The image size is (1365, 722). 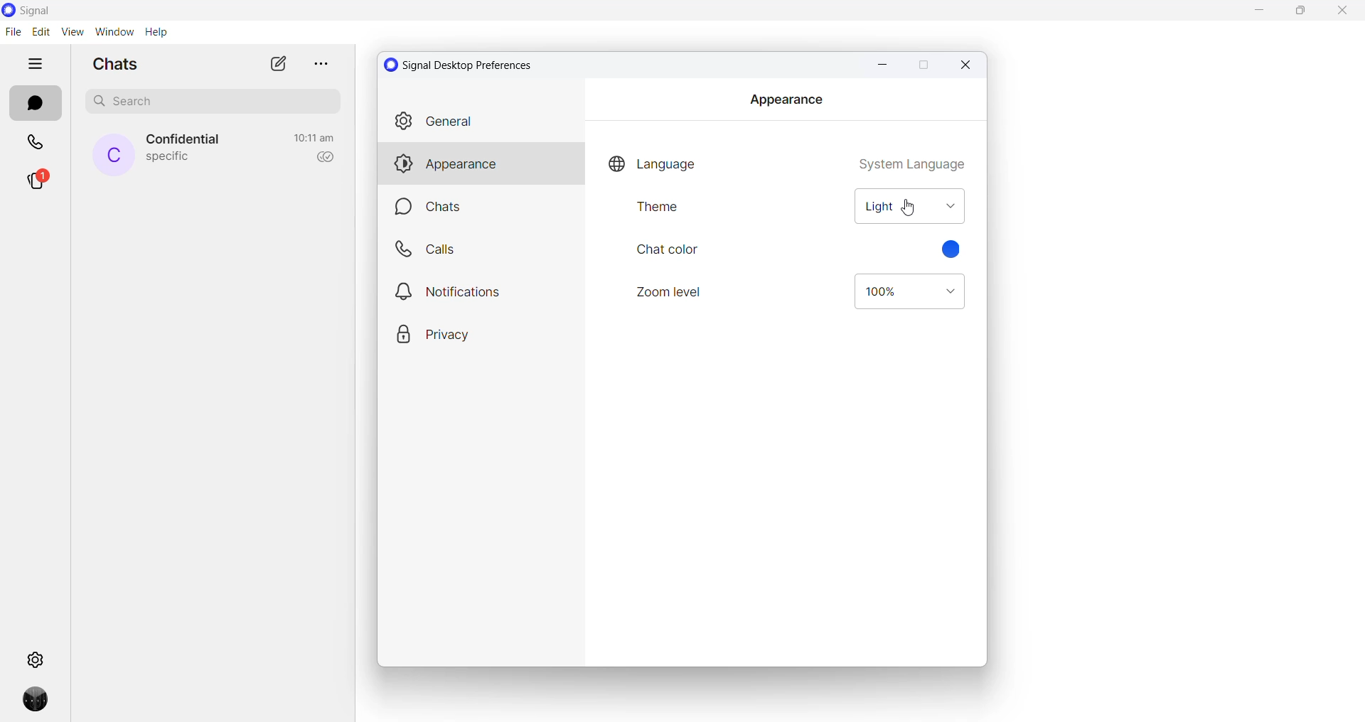 What do you see at coordinates (114, 155) in the screenshot?
I see `profile picture` at bounding box center [114, 155].